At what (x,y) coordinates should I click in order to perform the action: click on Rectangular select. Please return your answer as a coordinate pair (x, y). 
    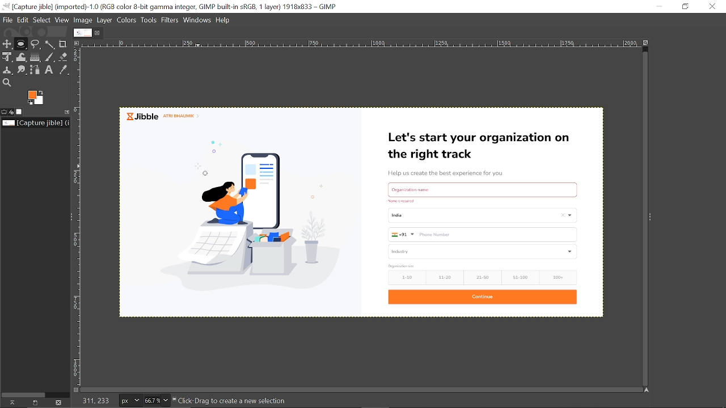
    Looking at the image, I should click on (20, 46).